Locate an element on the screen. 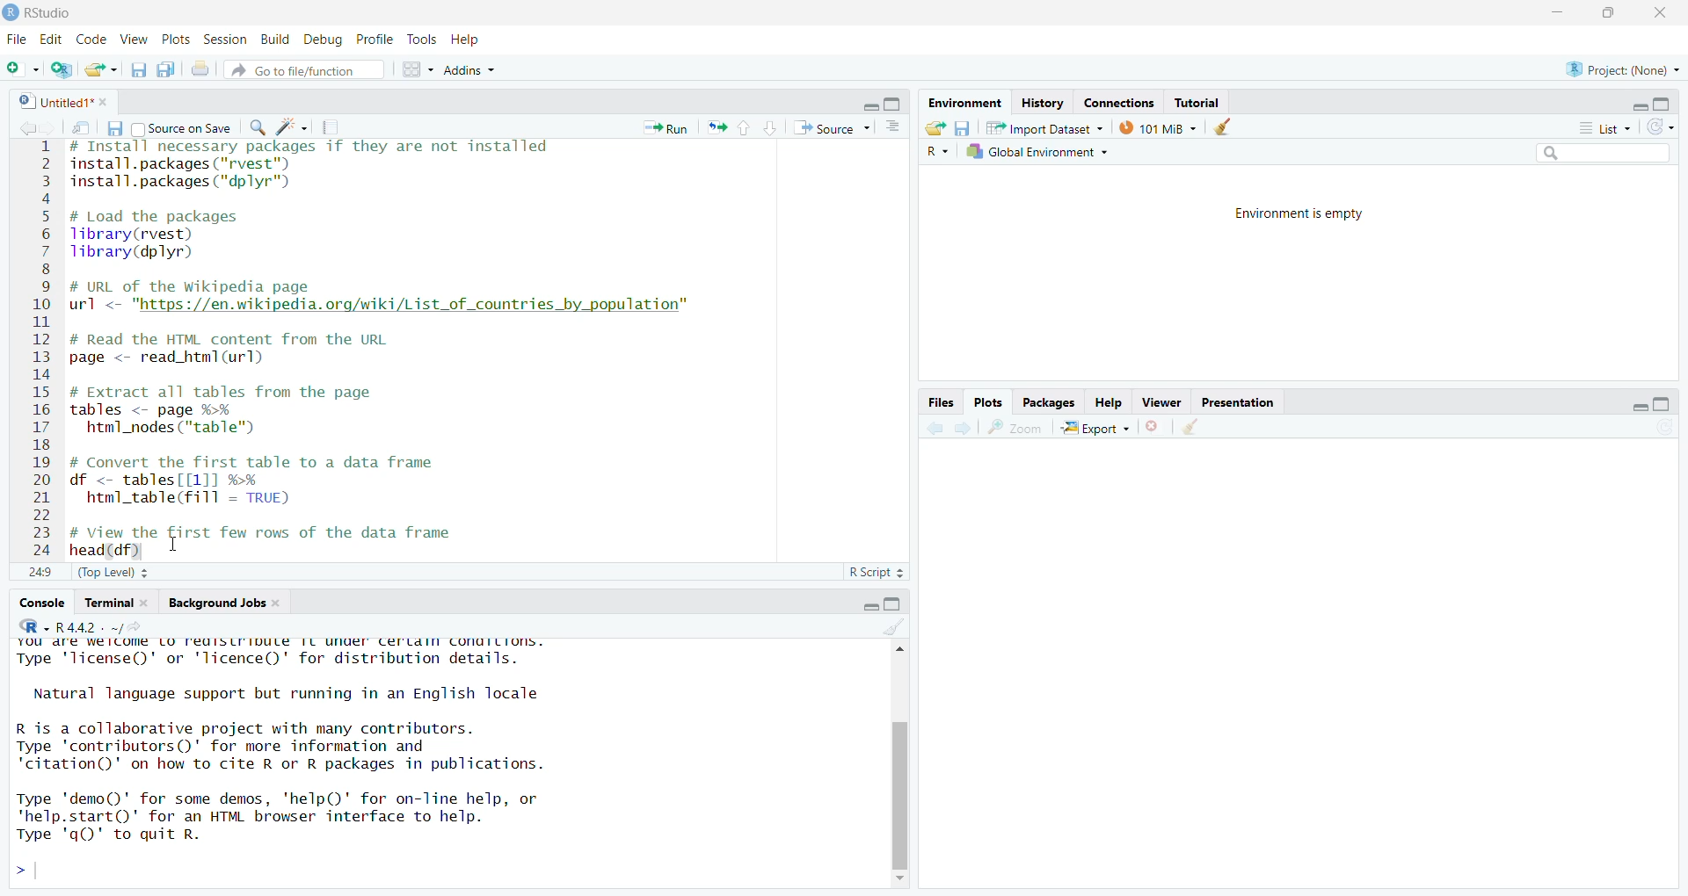 The width and height of the screenshot is (1688, 896). rerun is located at coordinates (717, 127).